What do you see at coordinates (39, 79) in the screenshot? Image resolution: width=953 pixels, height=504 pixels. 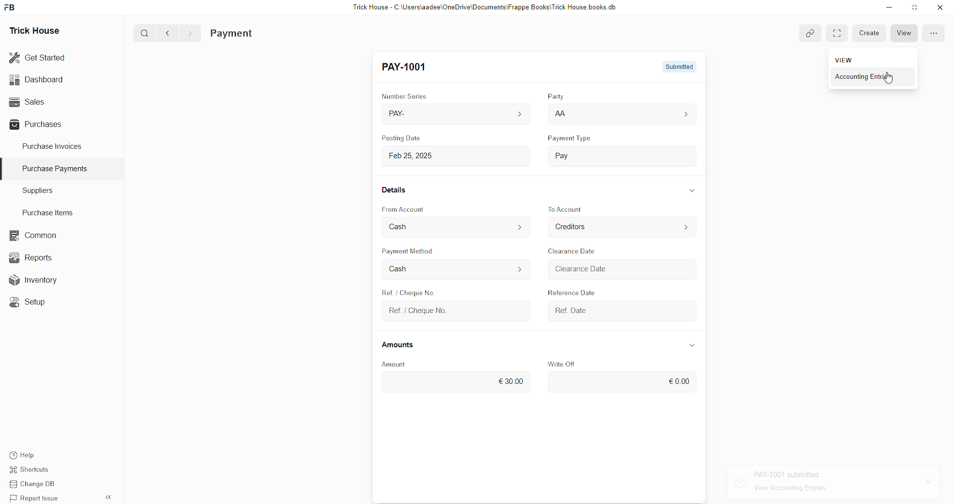 I see `Dashboard` at bounding box center [39, 79].